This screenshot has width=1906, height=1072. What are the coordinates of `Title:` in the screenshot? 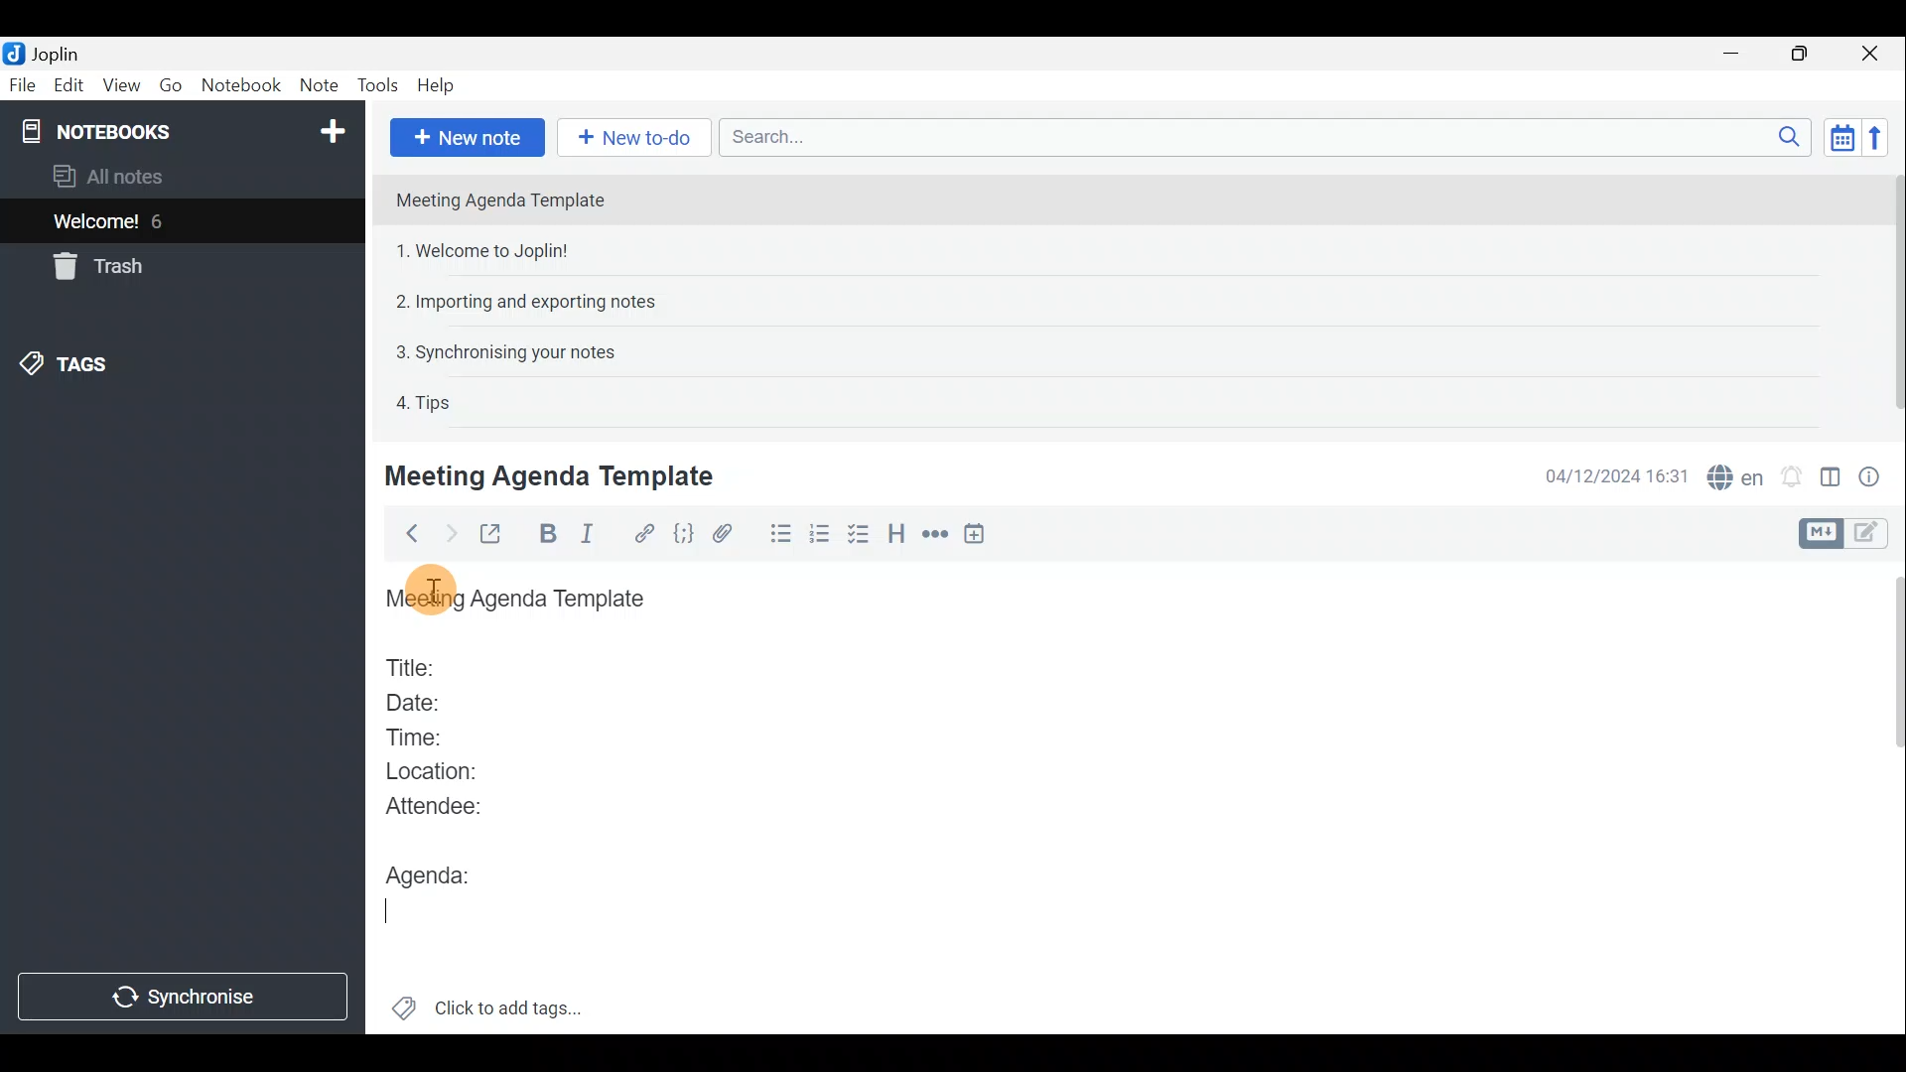 It's located at (414, 664).